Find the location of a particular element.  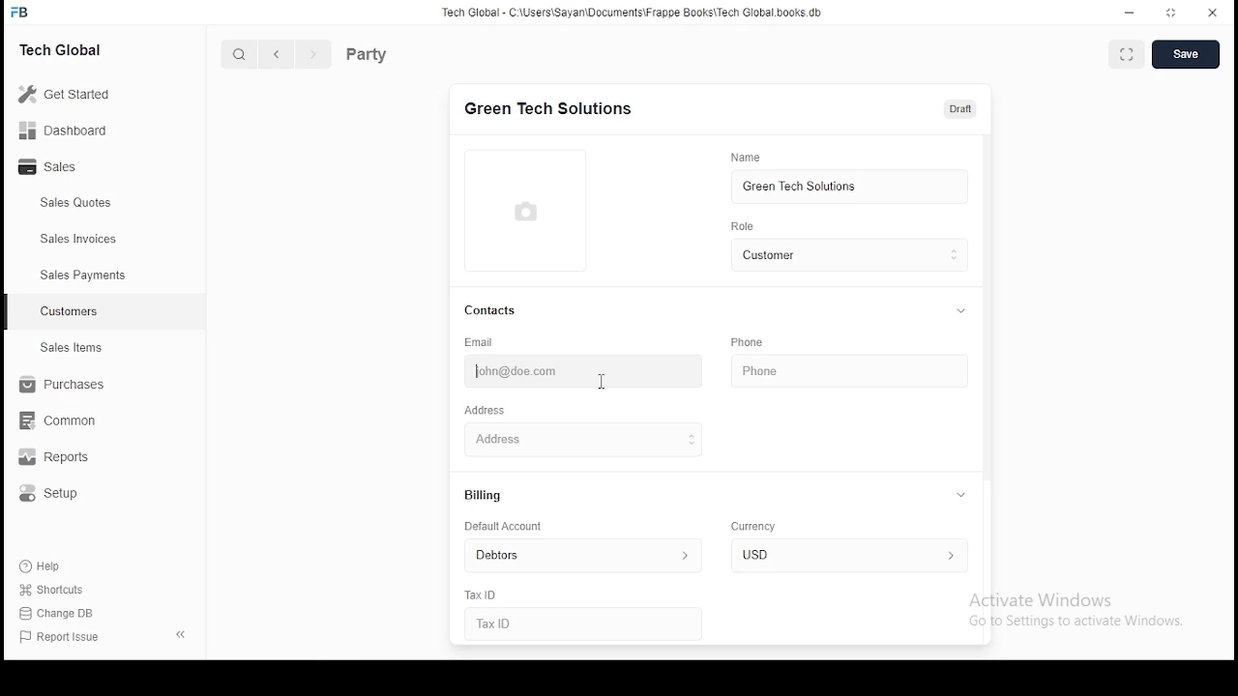

inr is located at coordinates (844, 556).